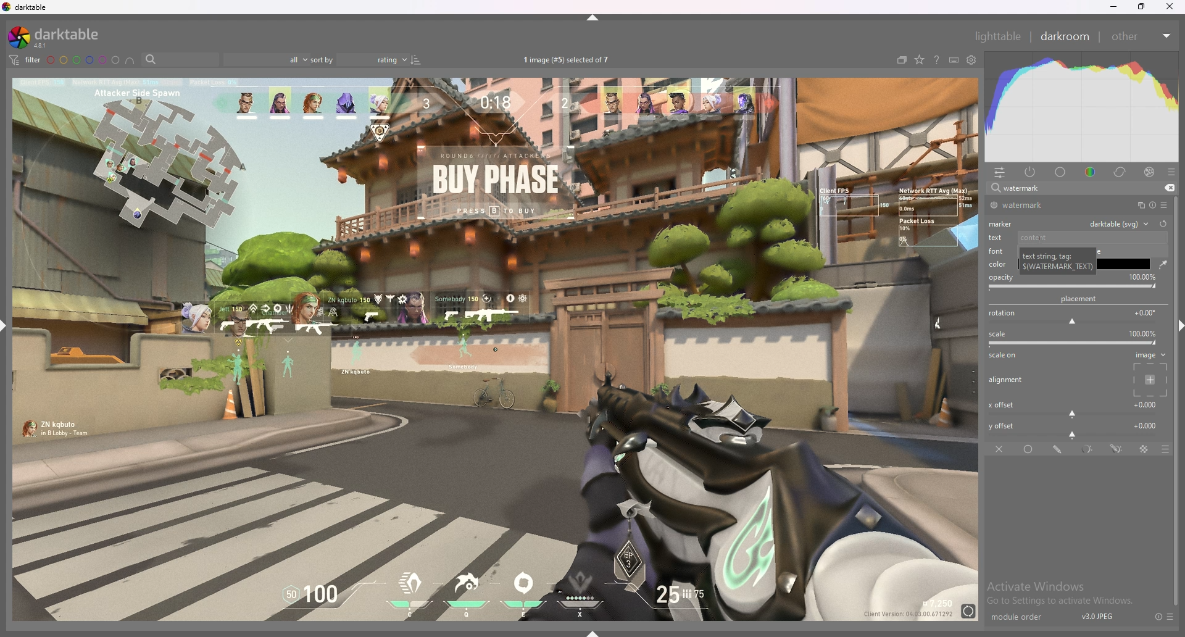  I want to click on color, so click(1092, 171).